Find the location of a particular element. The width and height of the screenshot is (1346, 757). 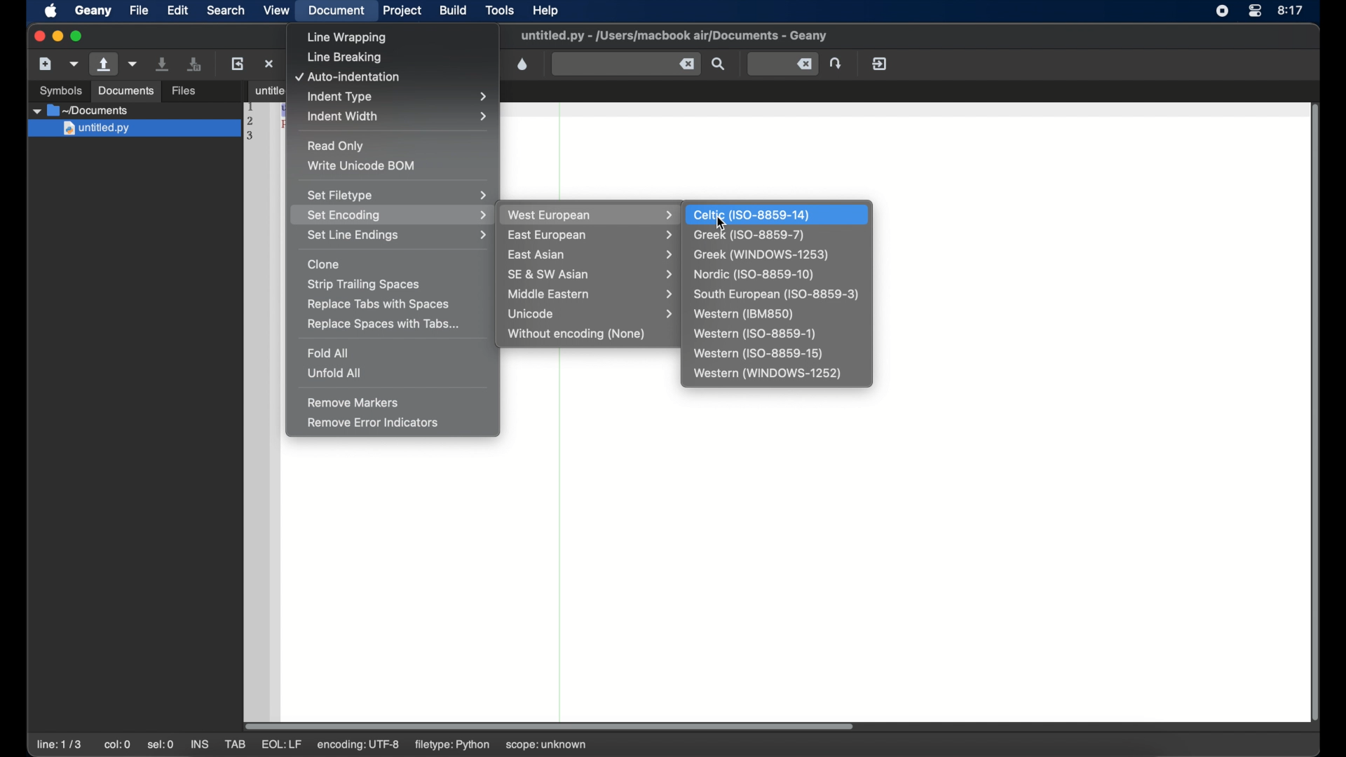

tab is located at coordinates (264, 90).